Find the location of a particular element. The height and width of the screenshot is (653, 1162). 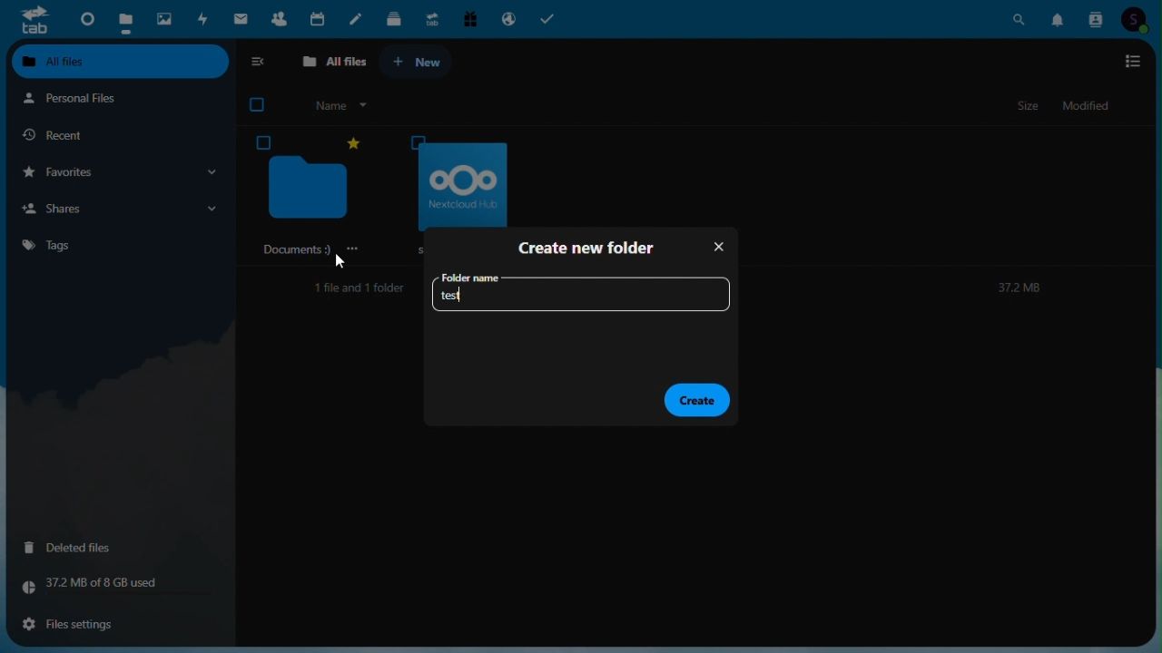

Dashboard is located at coordinates (84, 20).